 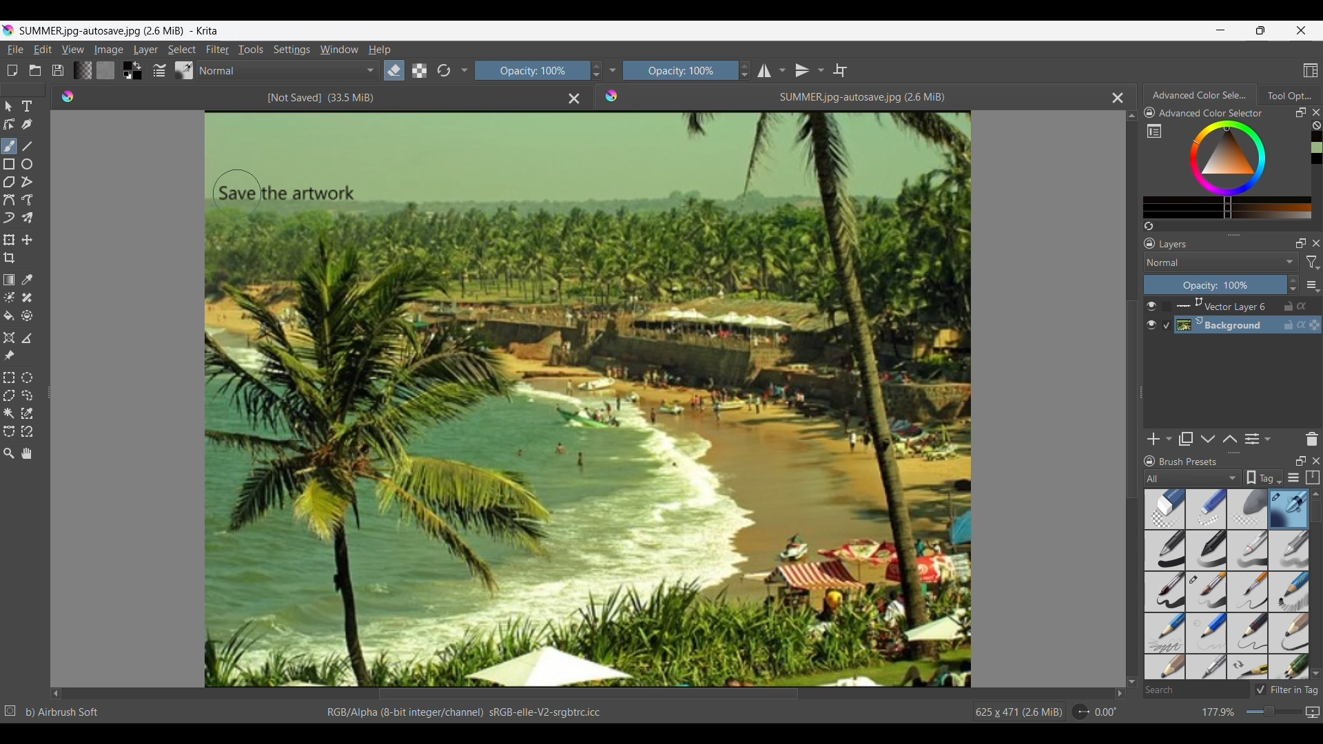 I want to click on Rectangle tool, so click(x=9, y=165).